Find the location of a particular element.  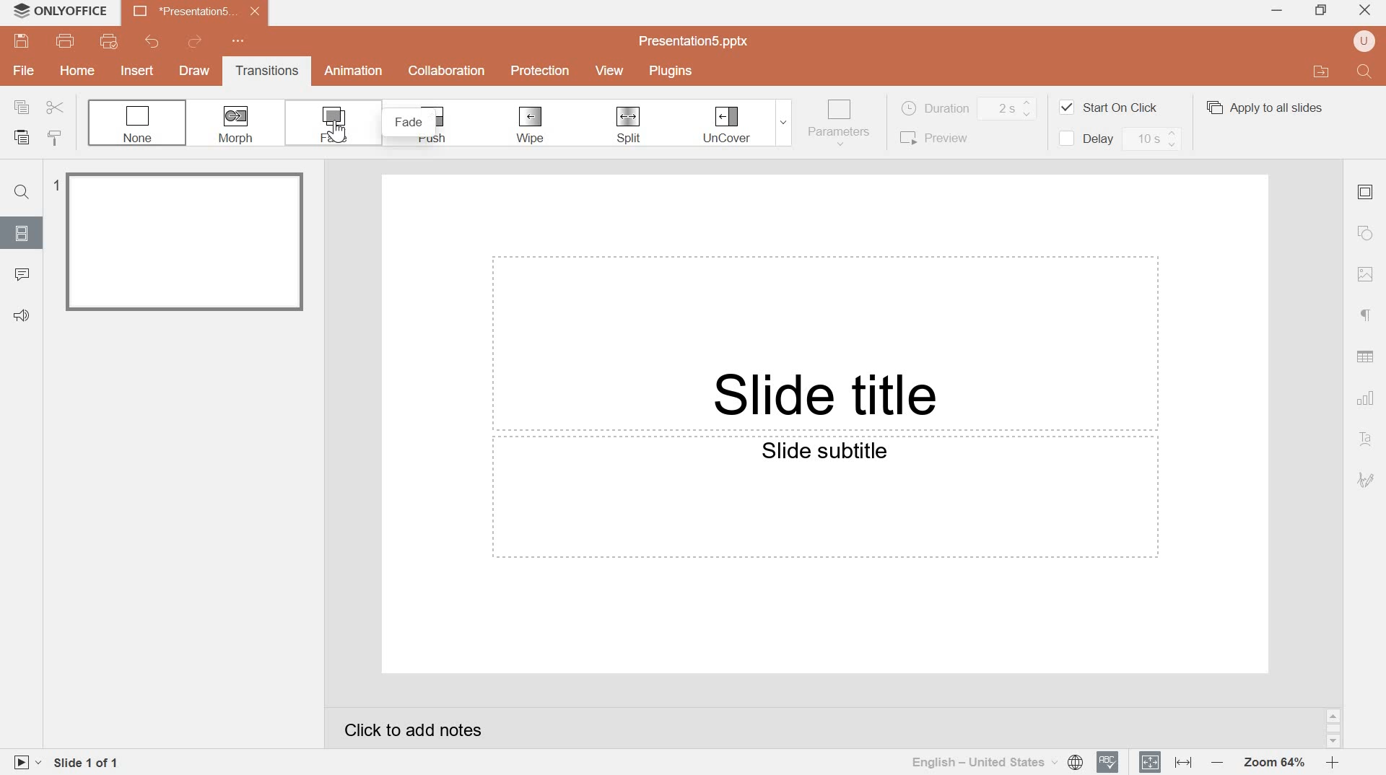

Image is located at coordinates (1367, 274).